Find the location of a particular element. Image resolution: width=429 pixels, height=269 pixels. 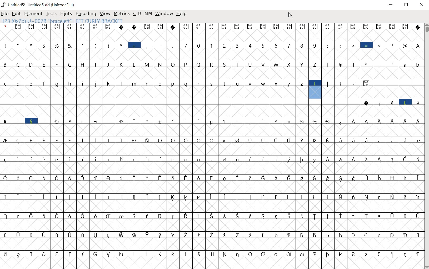

EDIT is located at coordinates (16, 14).